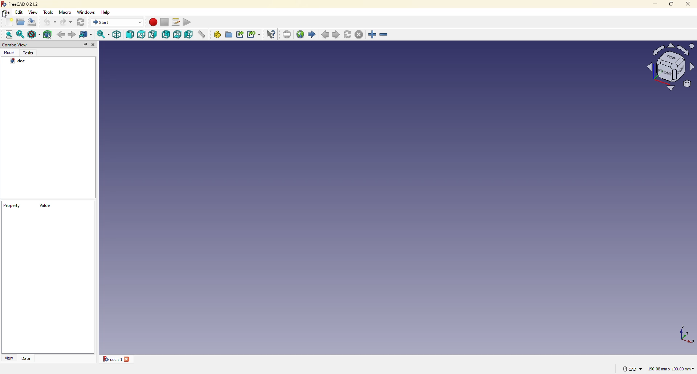 This screenshot has height=374, width=697. What do you see at coordinates (94, 45) in the screenshot?
I see `close` at bounding box center [94, 45].